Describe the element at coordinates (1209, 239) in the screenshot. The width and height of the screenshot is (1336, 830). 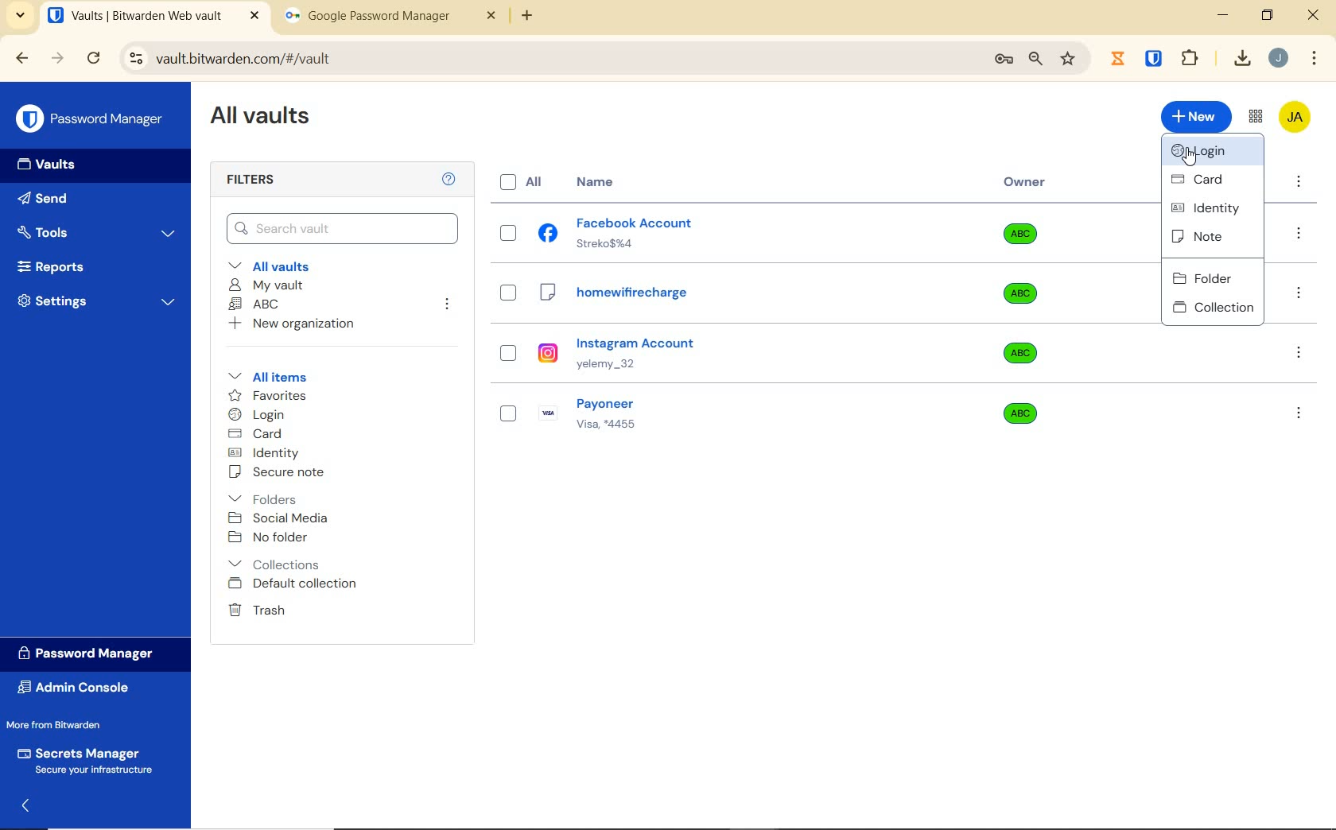
I see `note` at that location.